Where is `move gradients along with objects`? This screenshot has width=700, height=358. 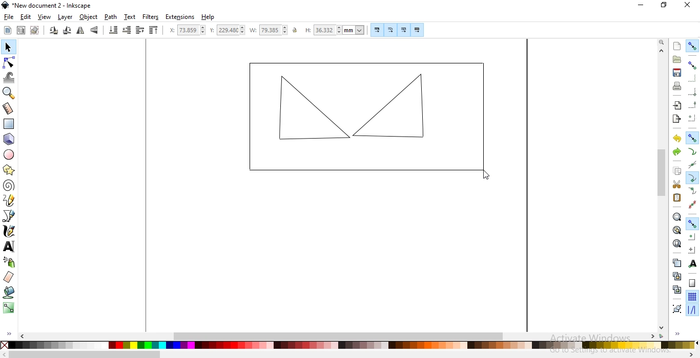 move gradients along with objects is located at coordinates (402, 30).